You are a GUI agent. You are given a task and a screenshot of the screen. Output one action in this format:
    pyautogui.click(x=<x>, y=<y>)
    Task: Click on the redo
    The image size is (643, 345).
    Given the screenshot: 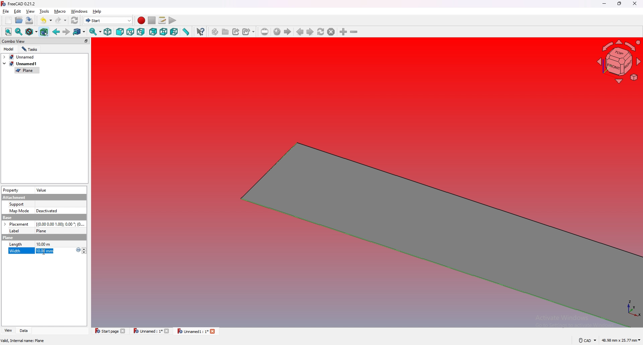 What is the action you would take?
    pyautogui.click(x=61, y=20)
    